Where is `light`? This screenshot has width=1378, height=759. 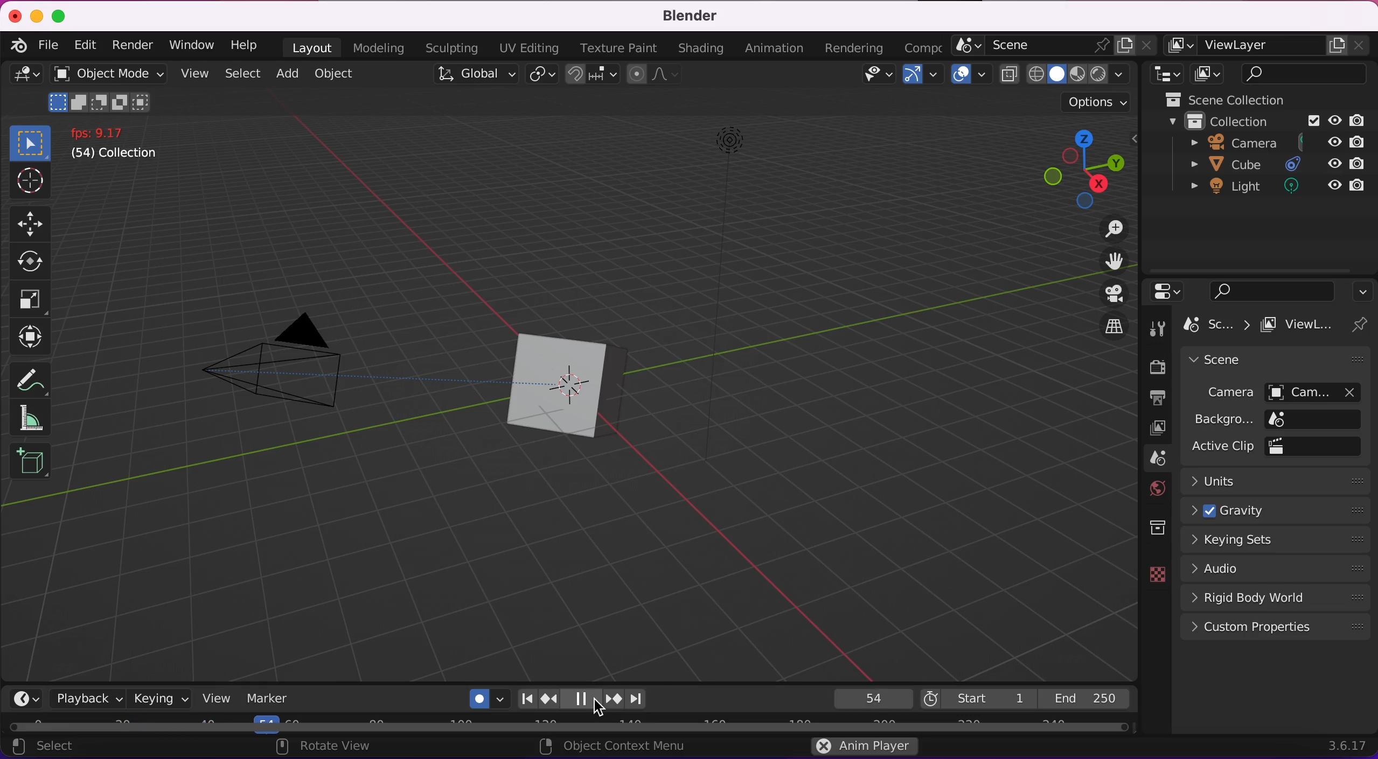
light is located at coordinates (1265, 191).